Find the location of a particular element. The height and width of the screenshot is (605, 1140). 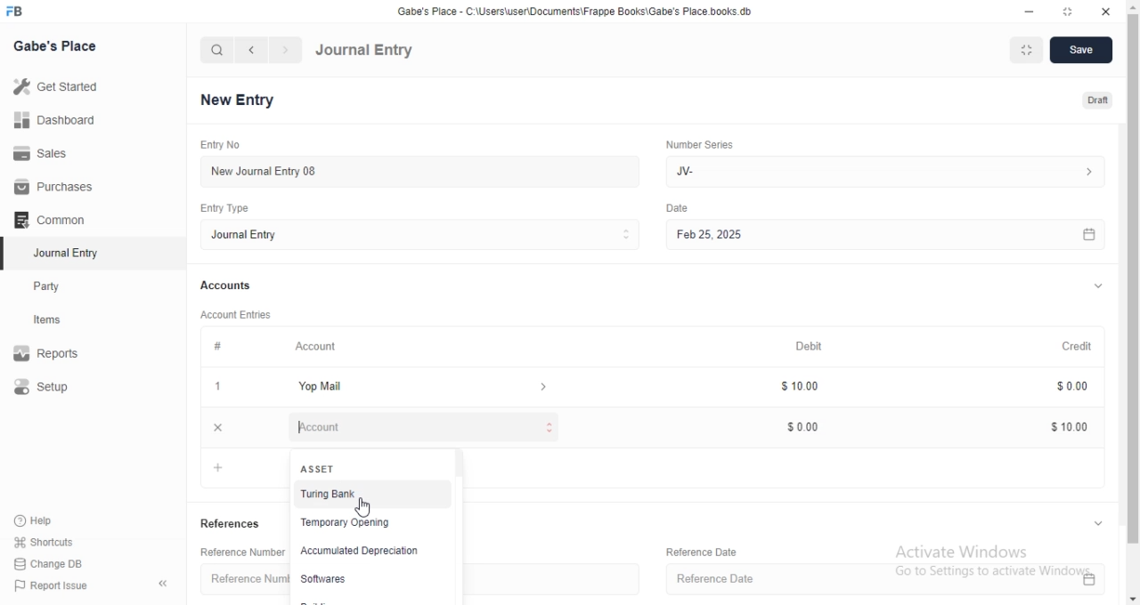

Account is located at coordinates (319, 348).